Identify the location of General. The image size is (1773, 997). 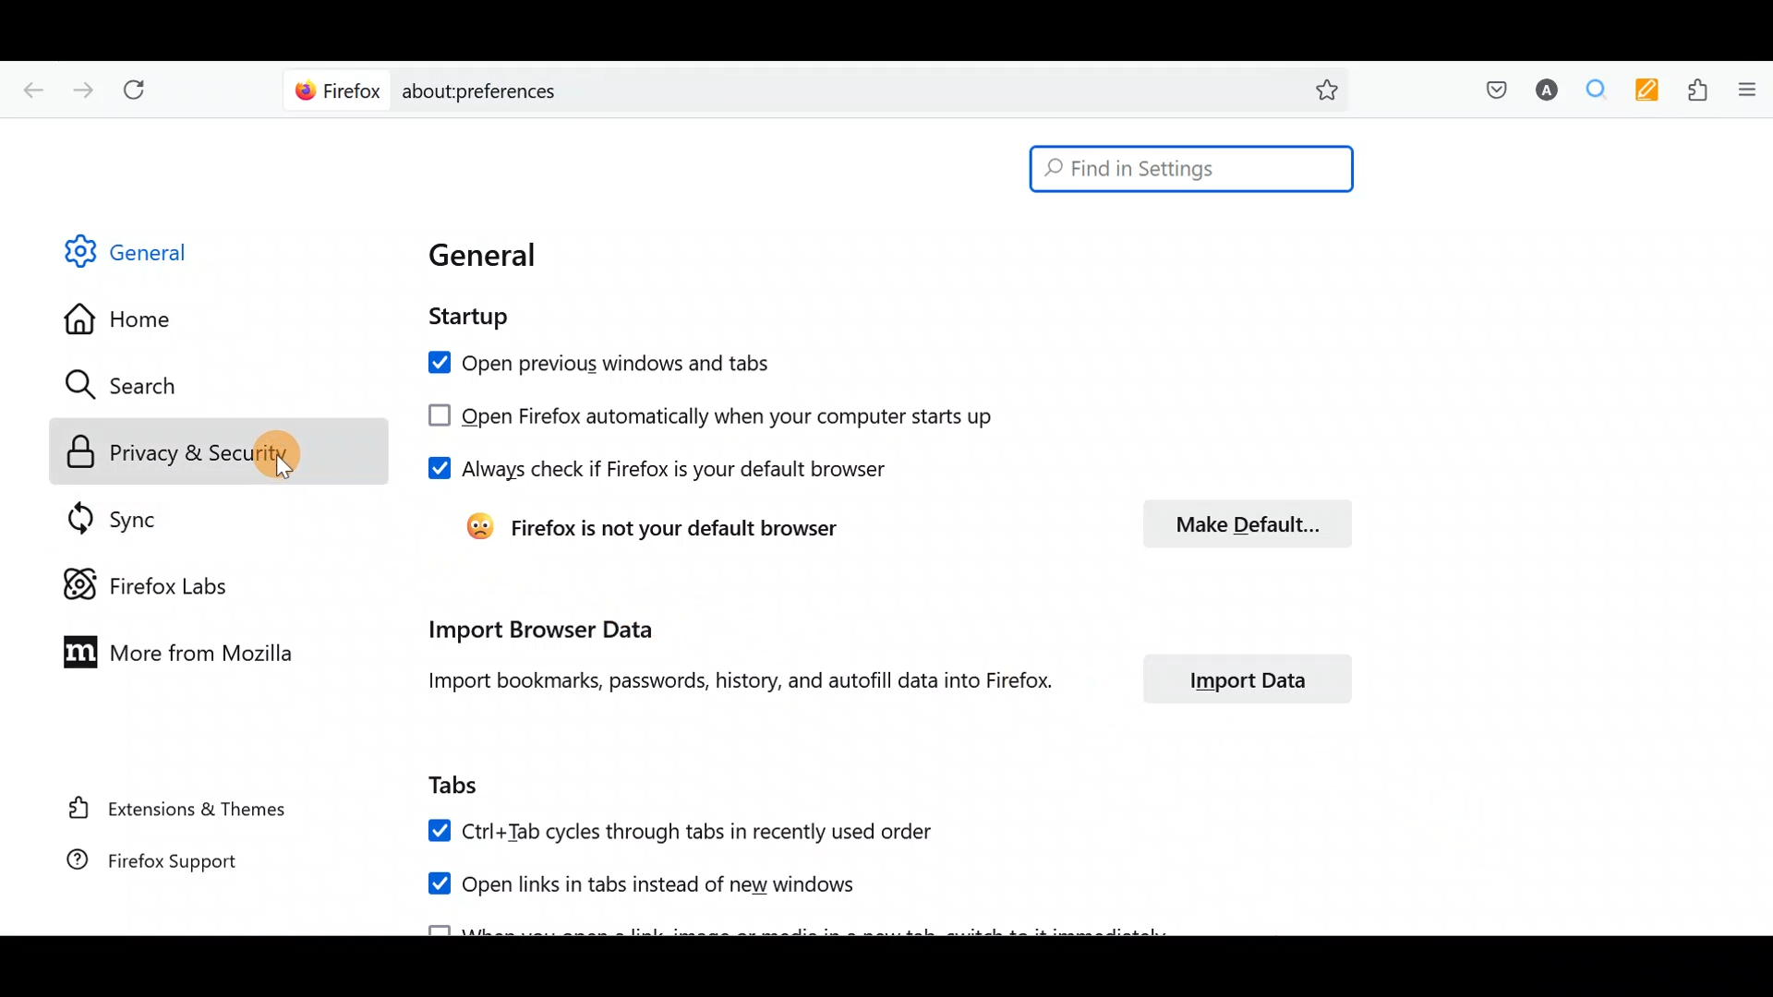
(127, 239).